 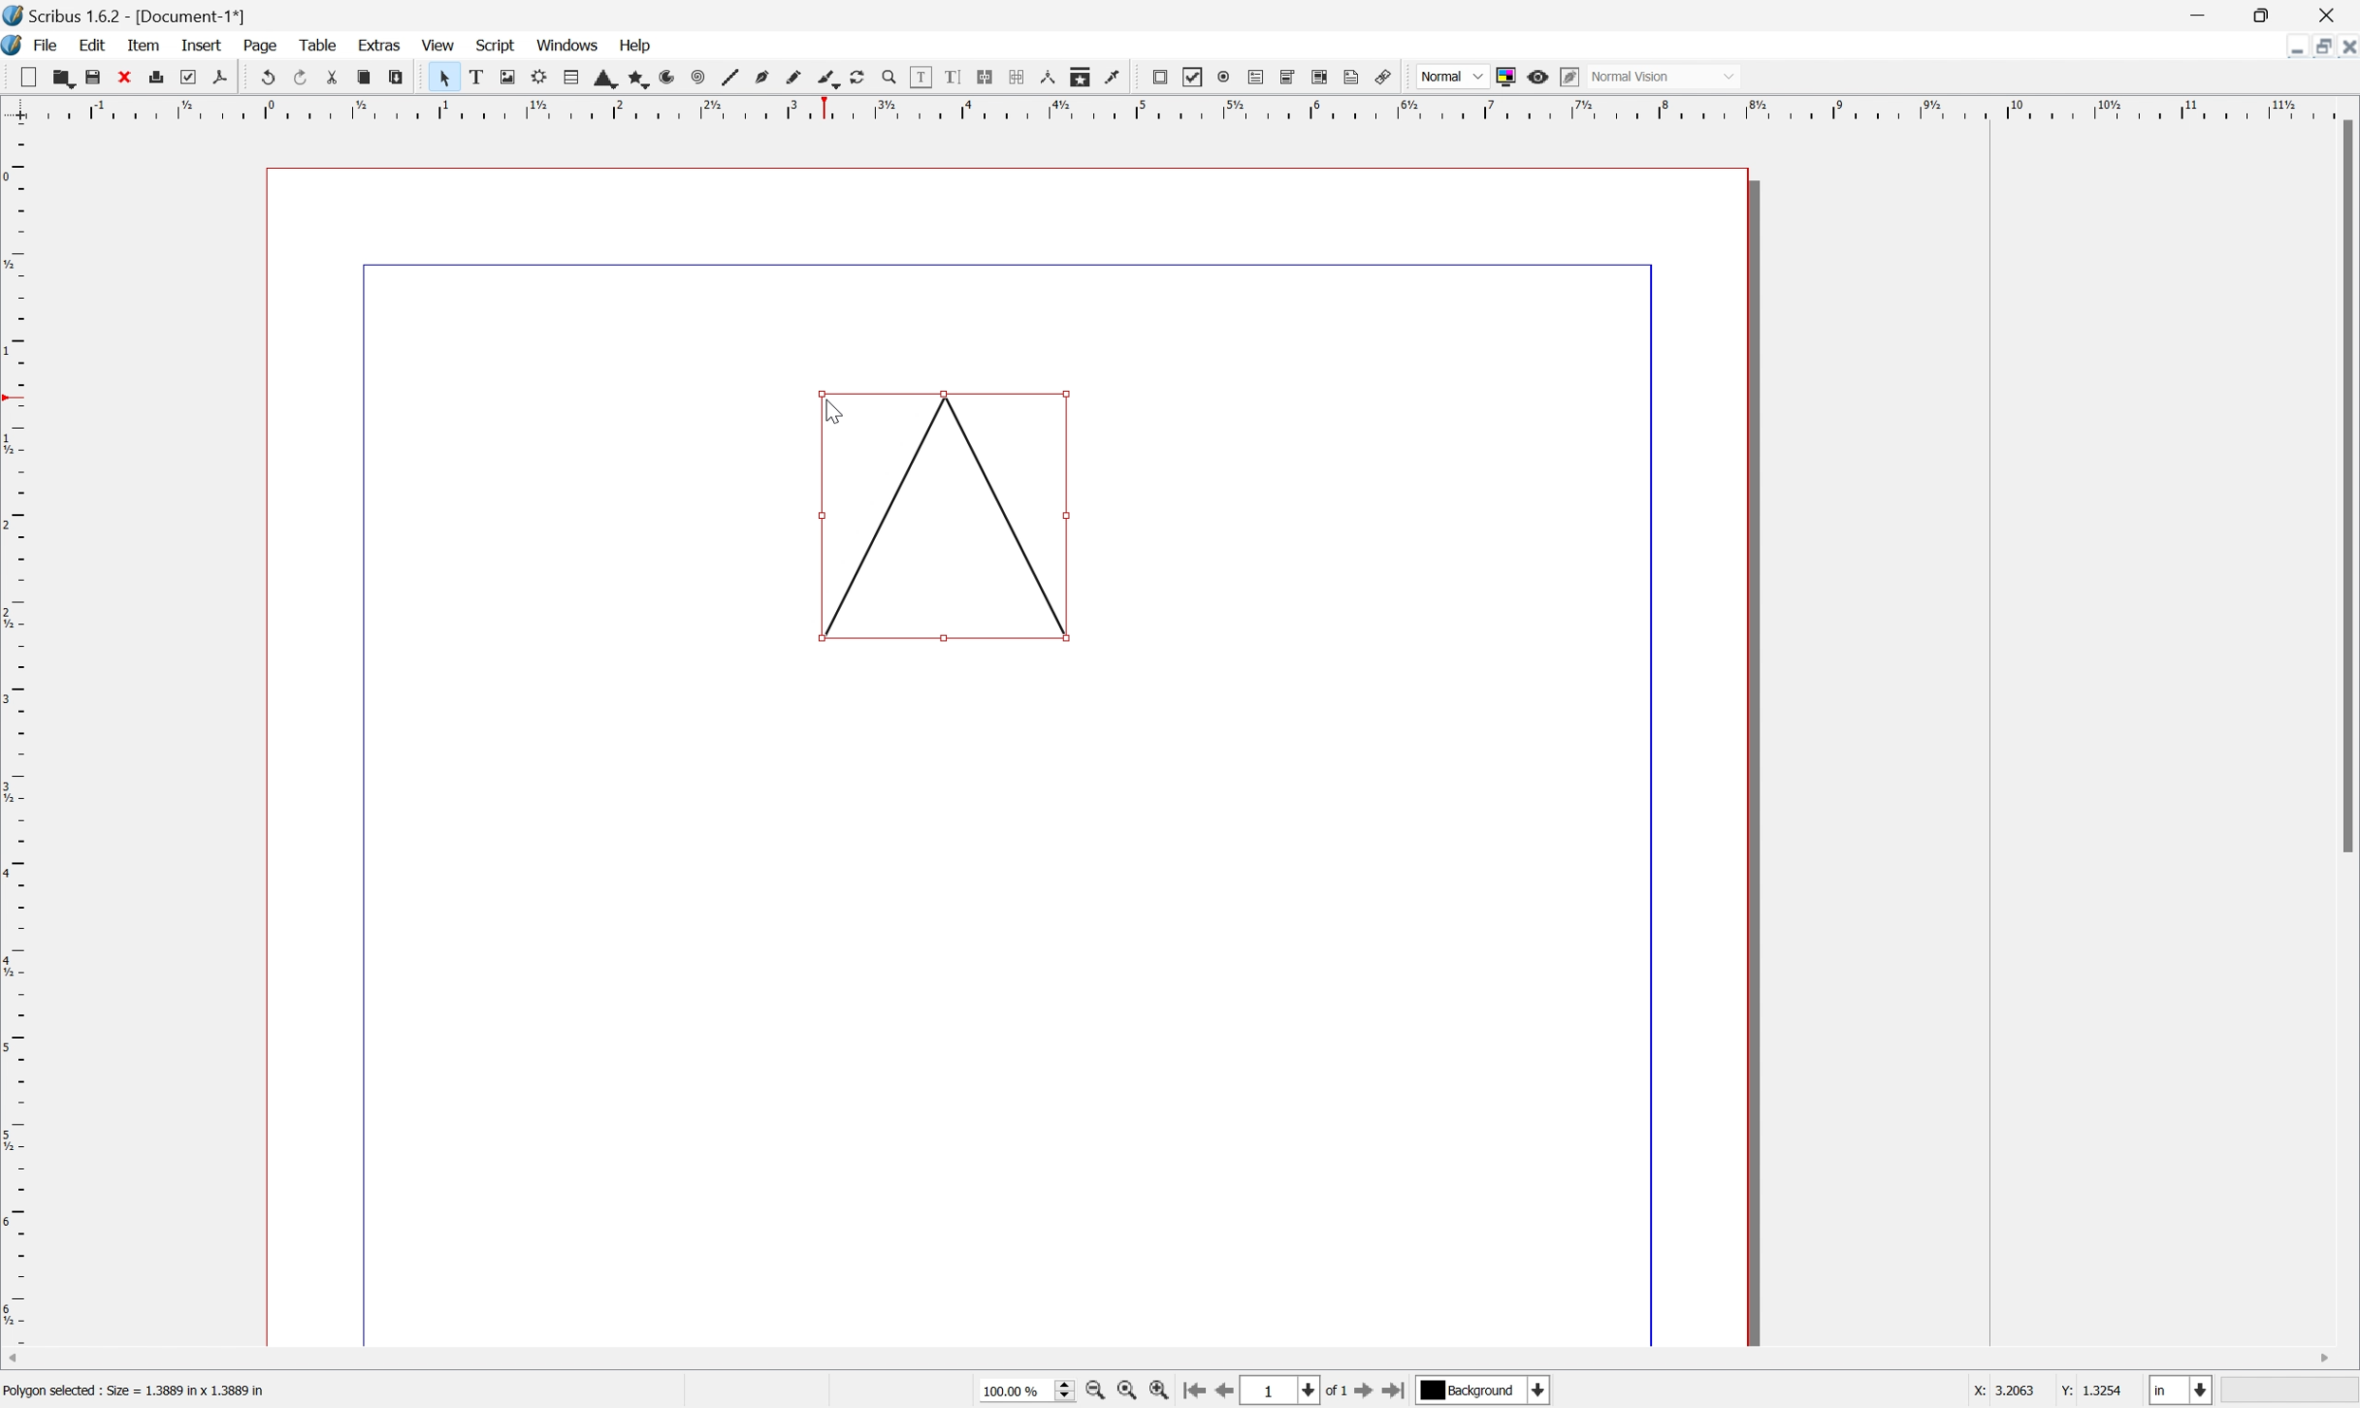 I want to click on Close, so click(x=2345, y=48).